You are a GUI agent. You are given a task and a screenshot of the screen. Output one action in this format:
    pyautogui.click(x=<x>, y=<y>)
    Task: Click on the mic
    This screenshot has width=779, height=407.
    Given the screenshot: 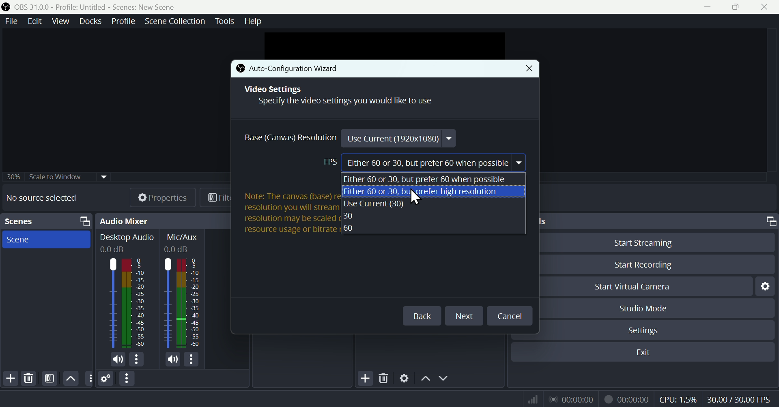 What is the action you would take?
    pyautogui.click(x=173, y=359)
    